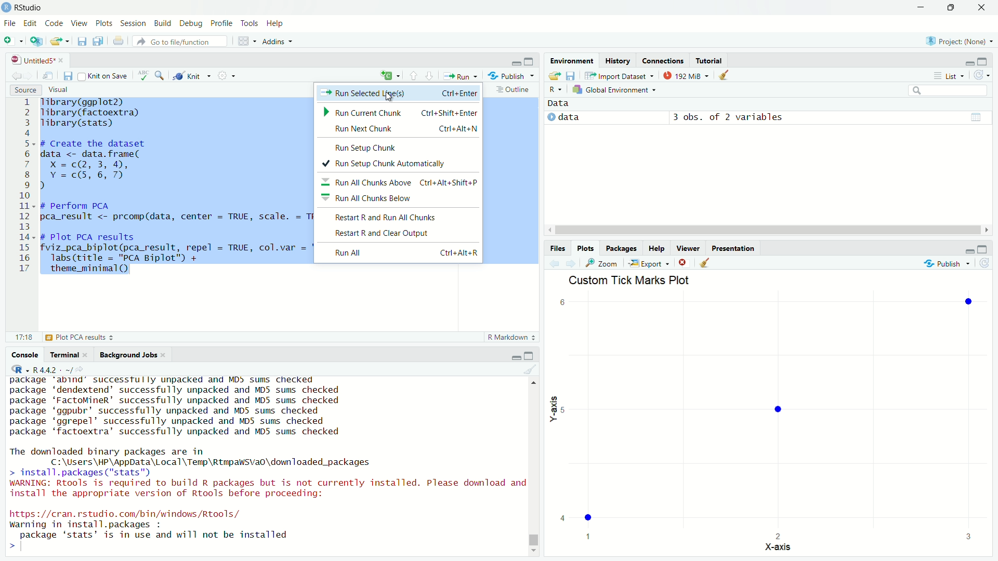  What do you see at coordinates (556, 89) in the screenshot?
I see `R language` at bounding box center [556, 89].